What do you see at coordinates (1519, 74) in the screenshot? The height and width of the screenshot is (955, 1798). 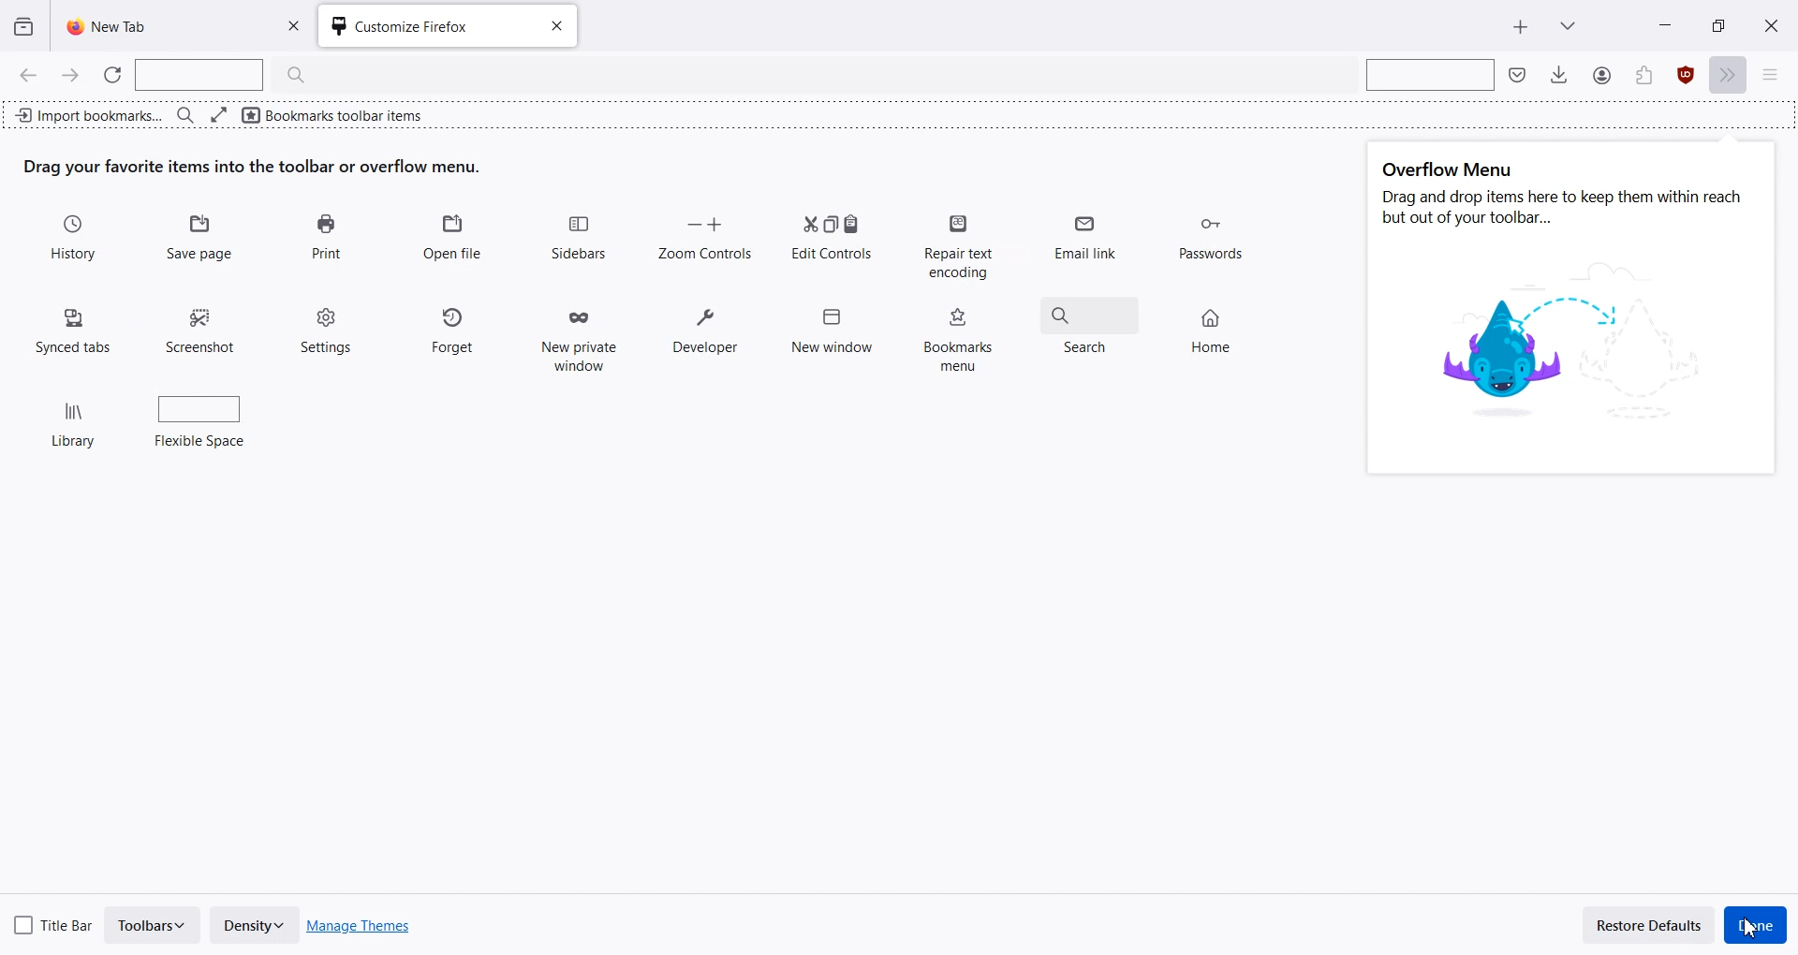 I see `Save to pocket` at bounding box center [1519, 74].